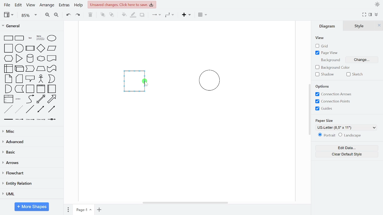 The height and width of the screenshot is (215, 383). Describe the element at coordinates (171, 15) in the screenshot. I see `waypoints` at that location.